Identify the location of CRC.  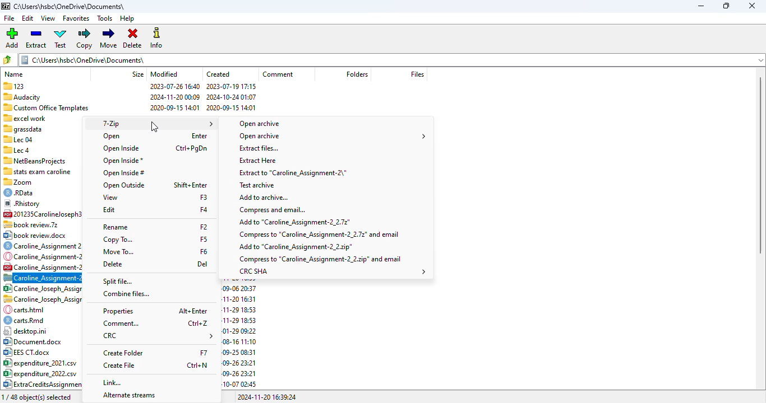
(158, 336).